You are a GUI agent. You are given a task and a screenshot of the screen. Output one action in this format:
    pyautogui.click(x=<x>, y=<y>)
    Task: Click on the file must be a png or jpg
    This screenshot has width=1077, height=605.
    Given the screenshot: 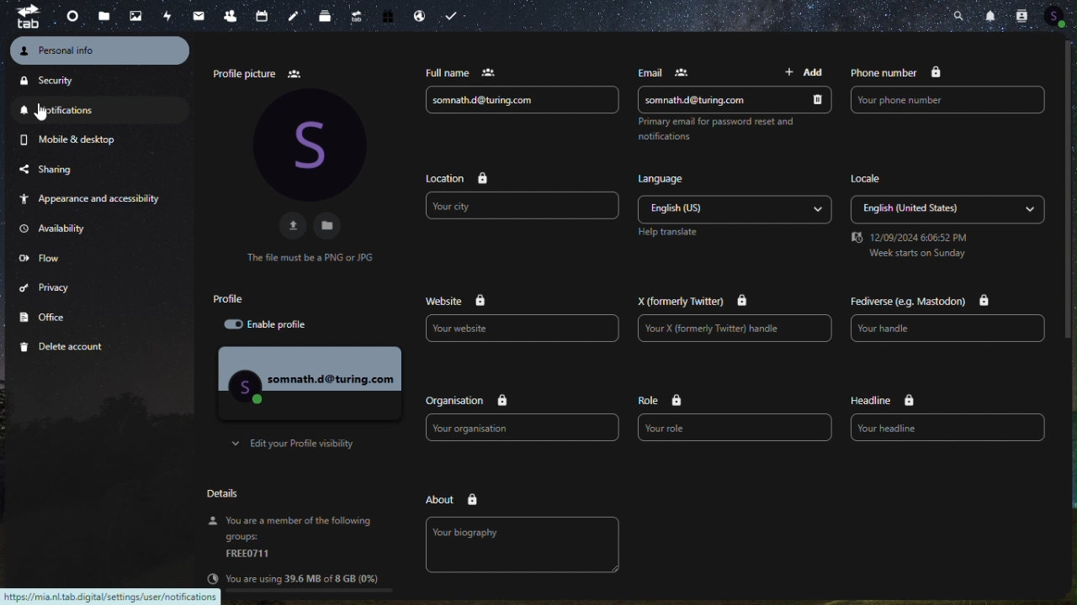 What is the action you would take?
    pyautogui.click(x=309, y=256)
    